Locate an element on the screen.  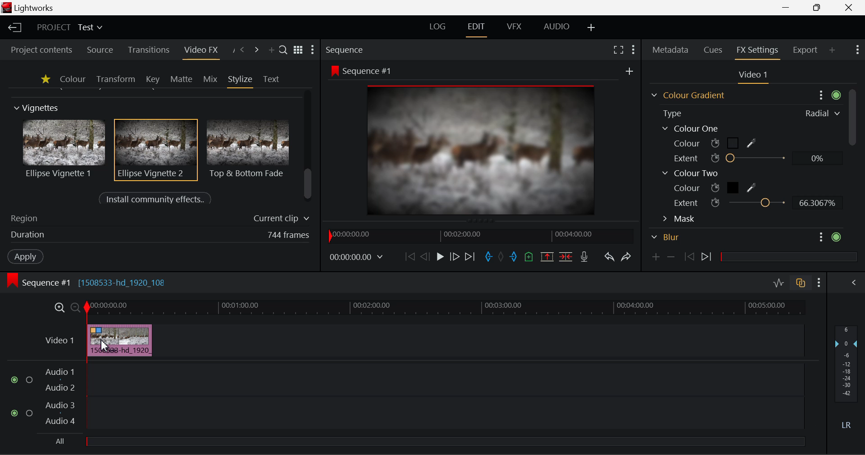
Matte is located at coordinates (182, 79).